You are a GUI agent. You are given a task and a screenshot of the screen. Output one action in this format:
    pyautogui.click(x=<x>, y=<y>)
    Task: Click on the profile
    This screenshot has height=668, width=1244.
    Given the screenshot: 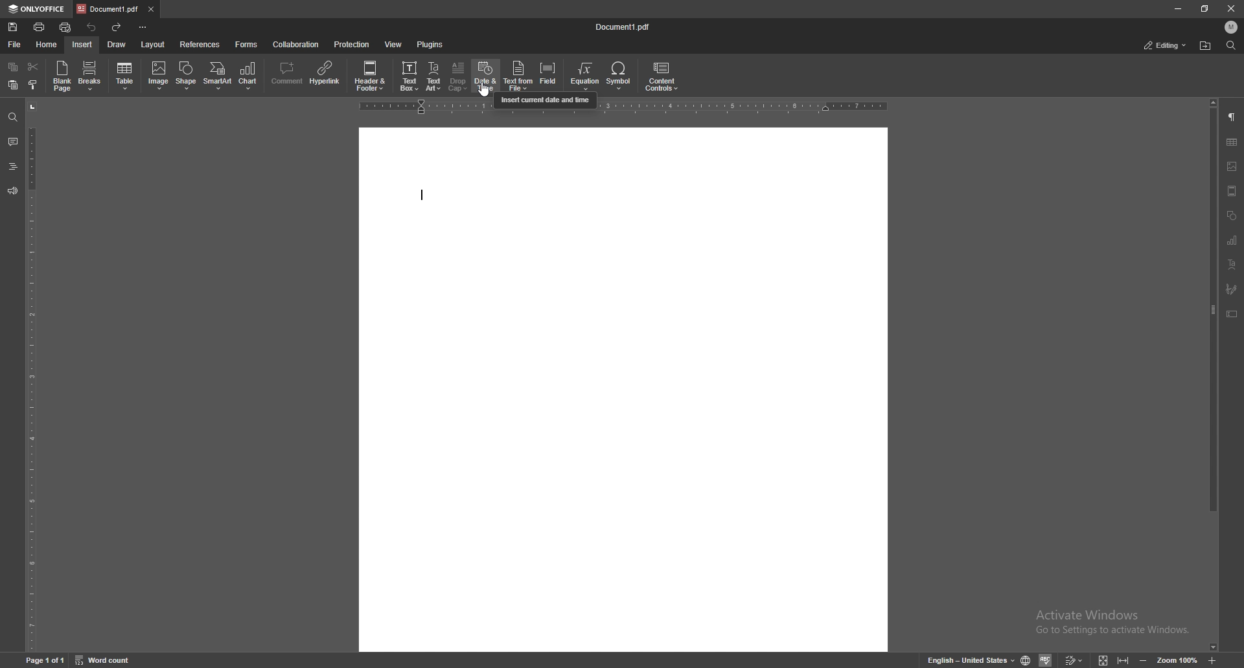 What is the action you would take?
    pyautogui.click(x=1230, y=27)
    